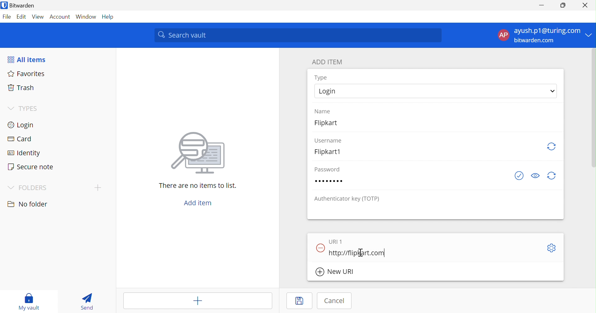 Image resolution: width=596 pixels, height=313 pixels. What do you see at coordinates (29, 204) in the screenshot?
I see `No folder` at bounding box center [29, 204].